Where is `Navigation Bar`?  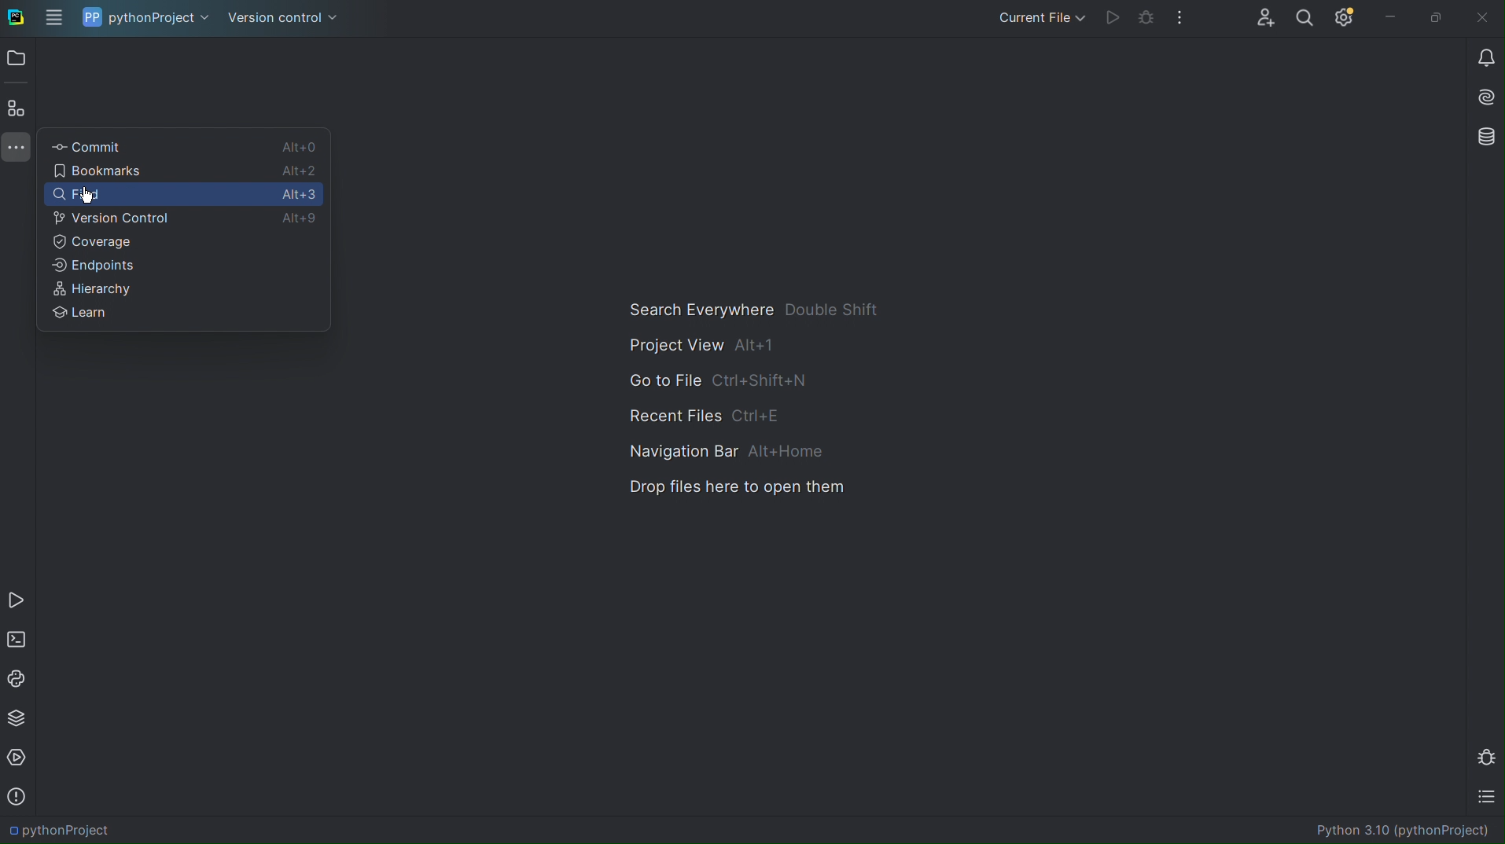
Navigation Bar is located at coordinates (721, 448).